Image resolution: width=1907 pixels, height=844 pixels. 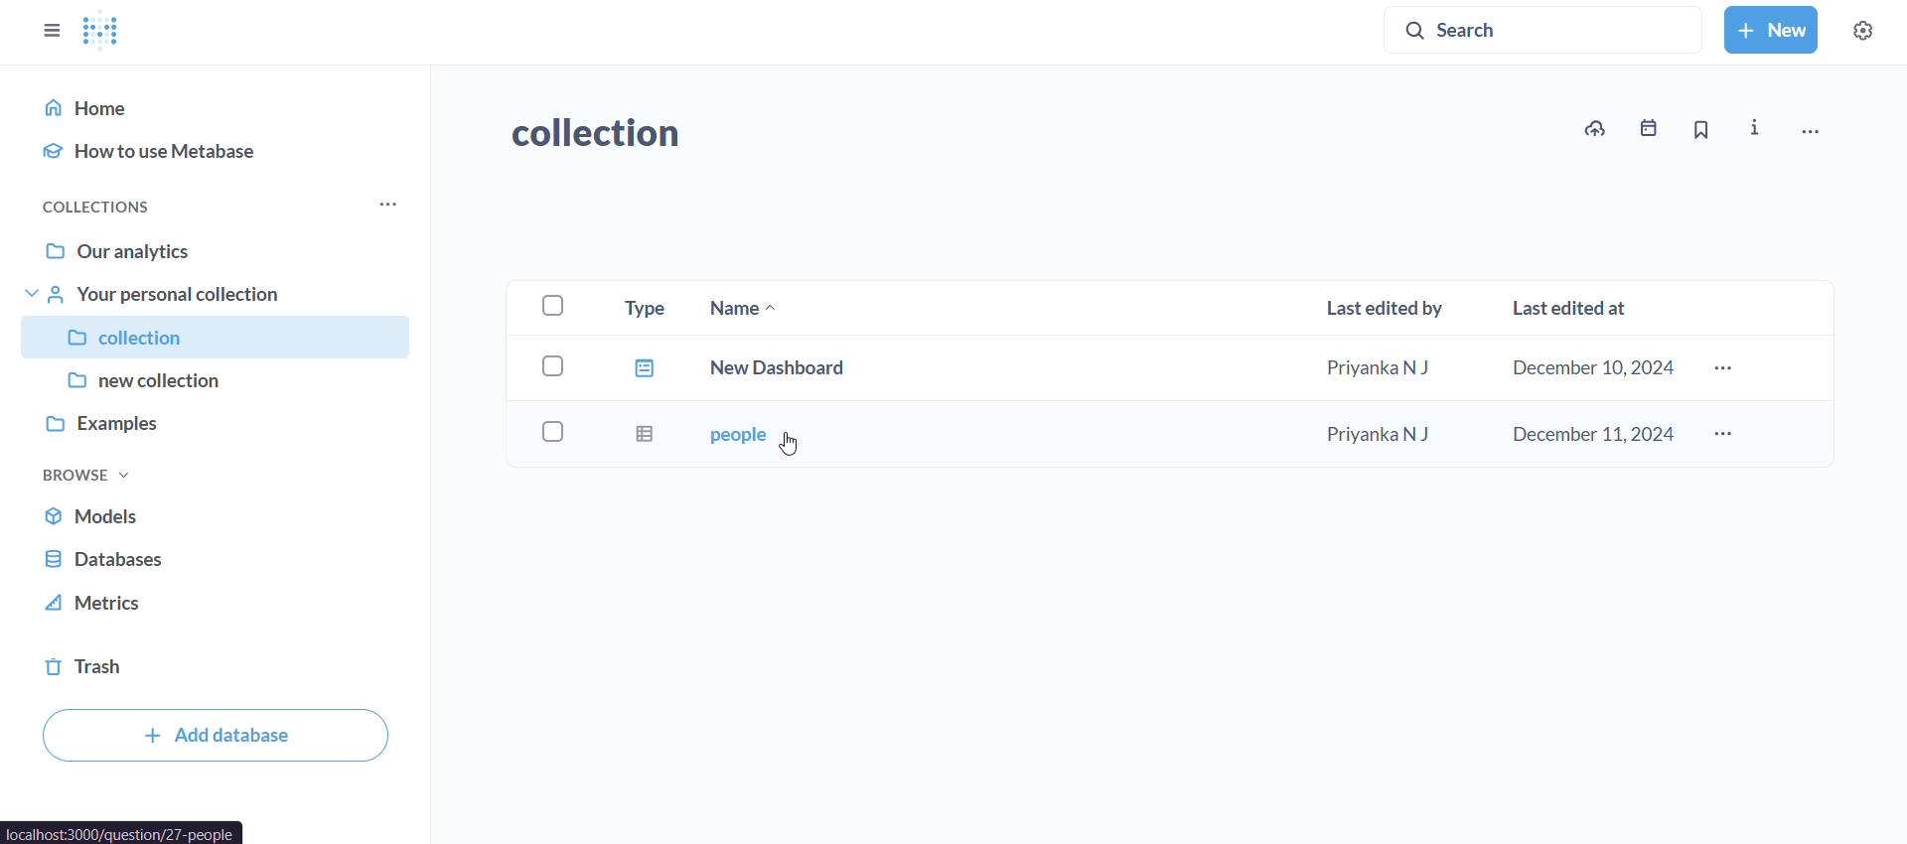 I want to click on move,trash, and more, so click(x=1812, y=133).